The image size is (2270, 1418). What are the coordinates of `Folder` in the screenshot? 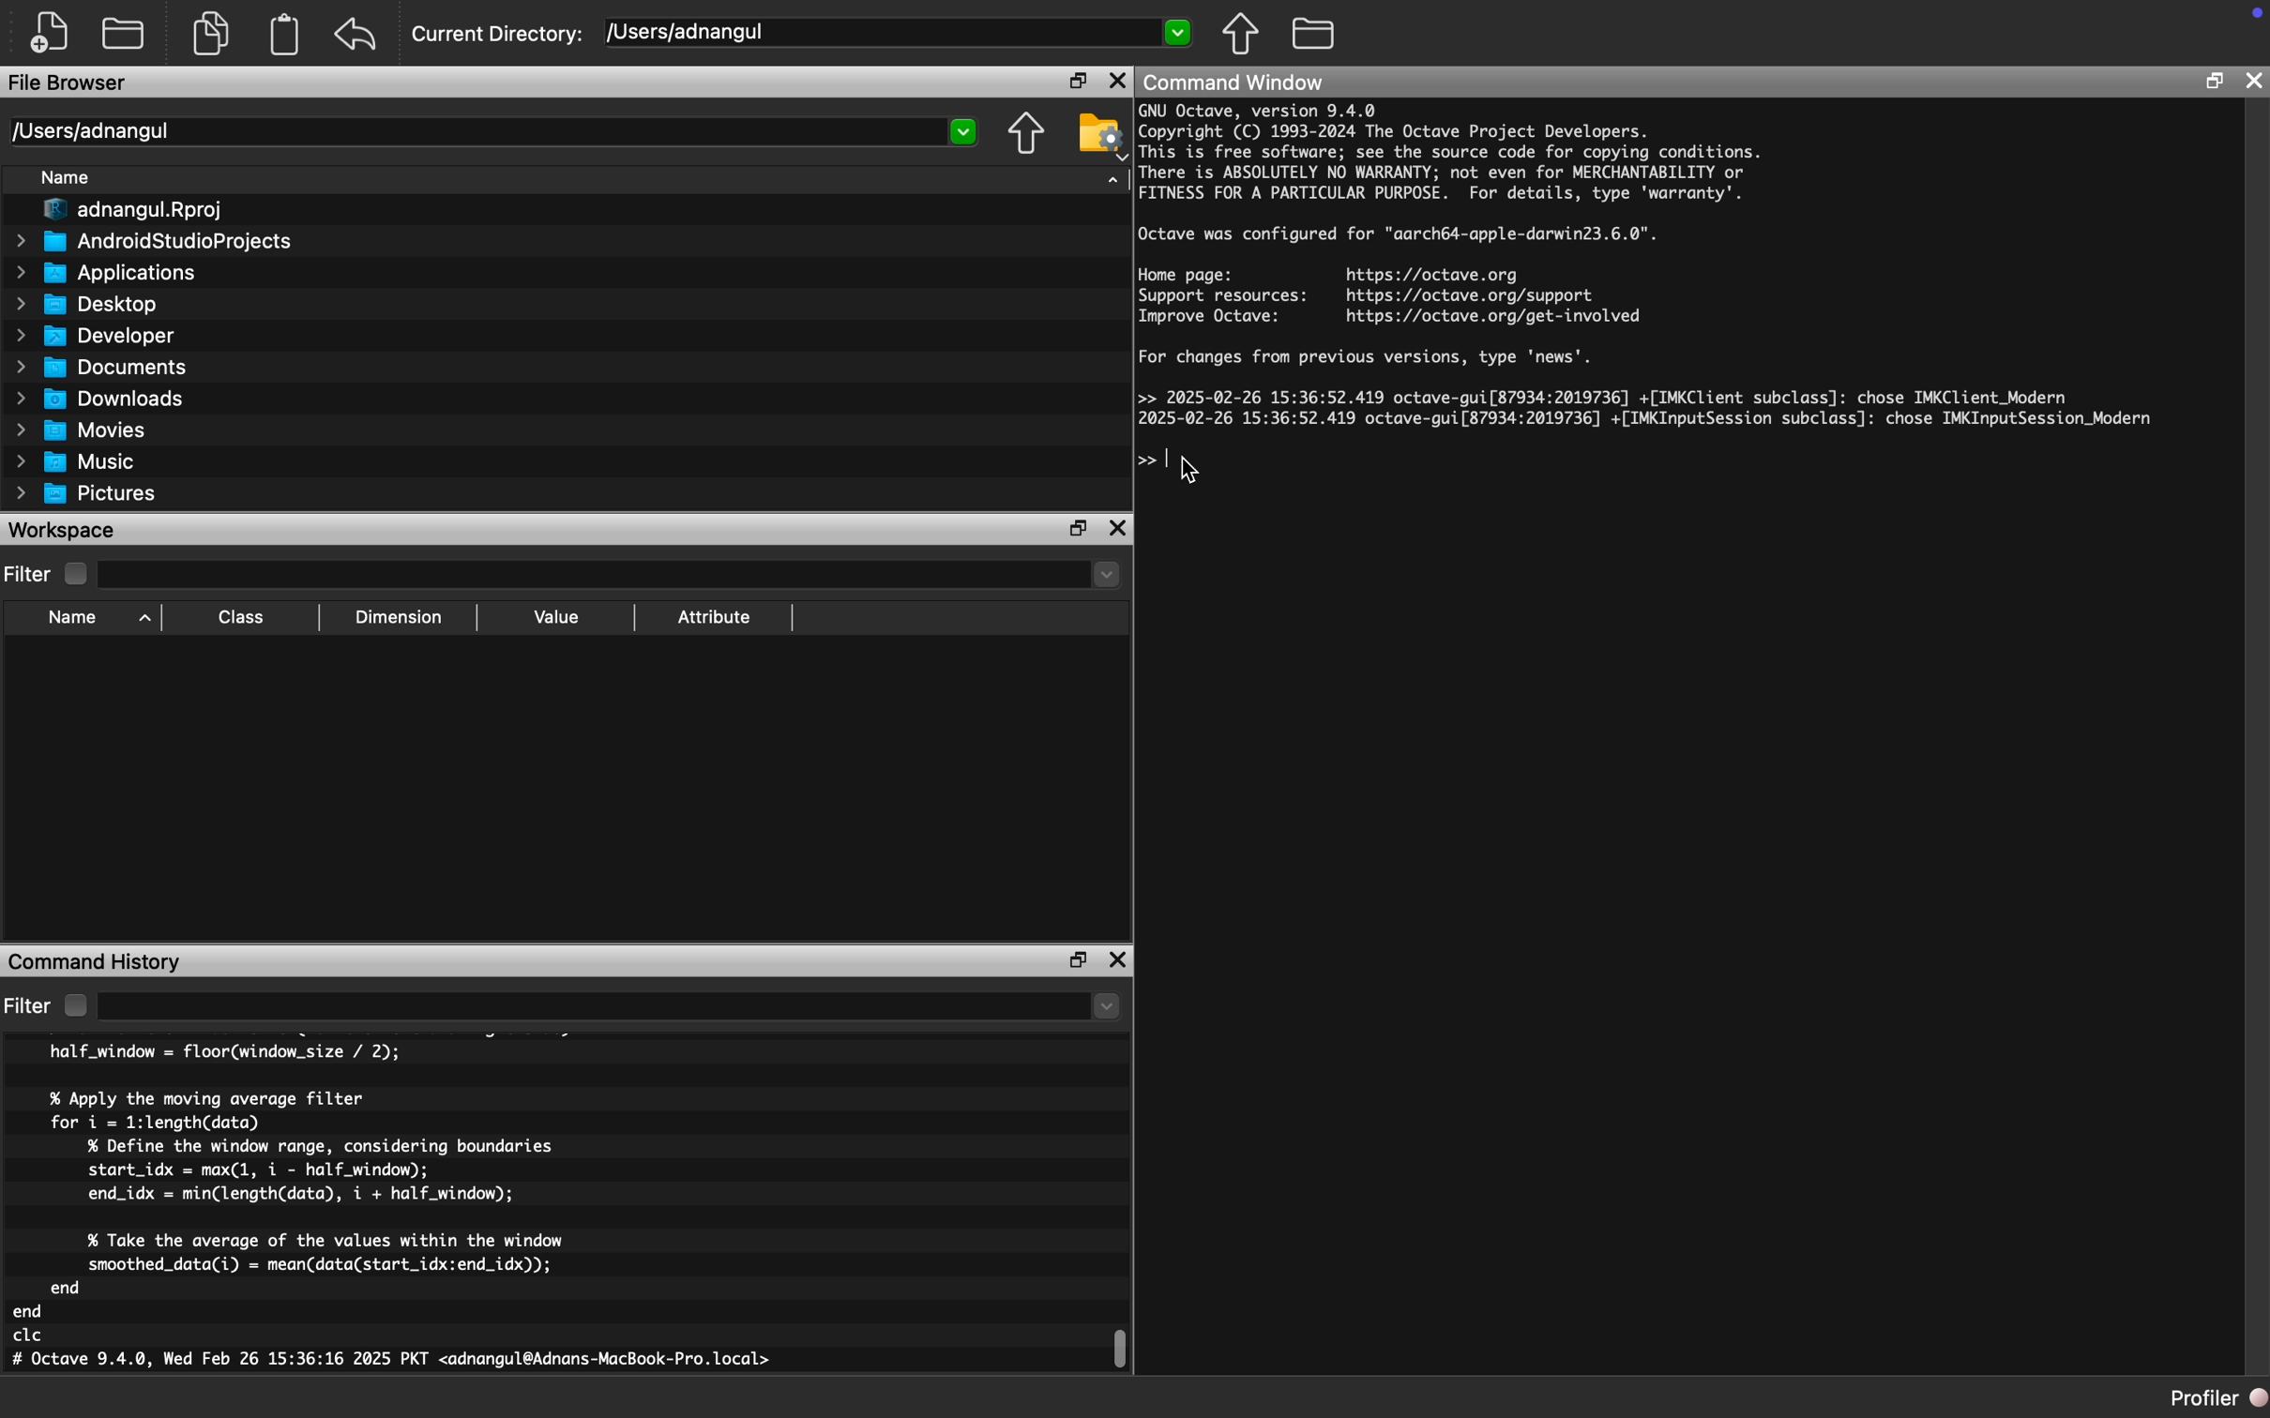 It's located at (1315, 31).